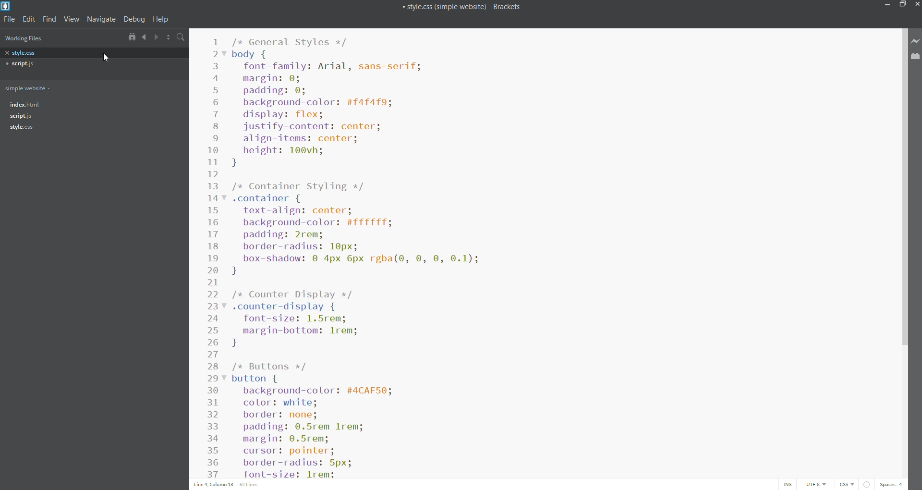  What do you see at coordinates (144, 37) in the screenshot?
I see `navigate backward` at bounding box center [144, 37].